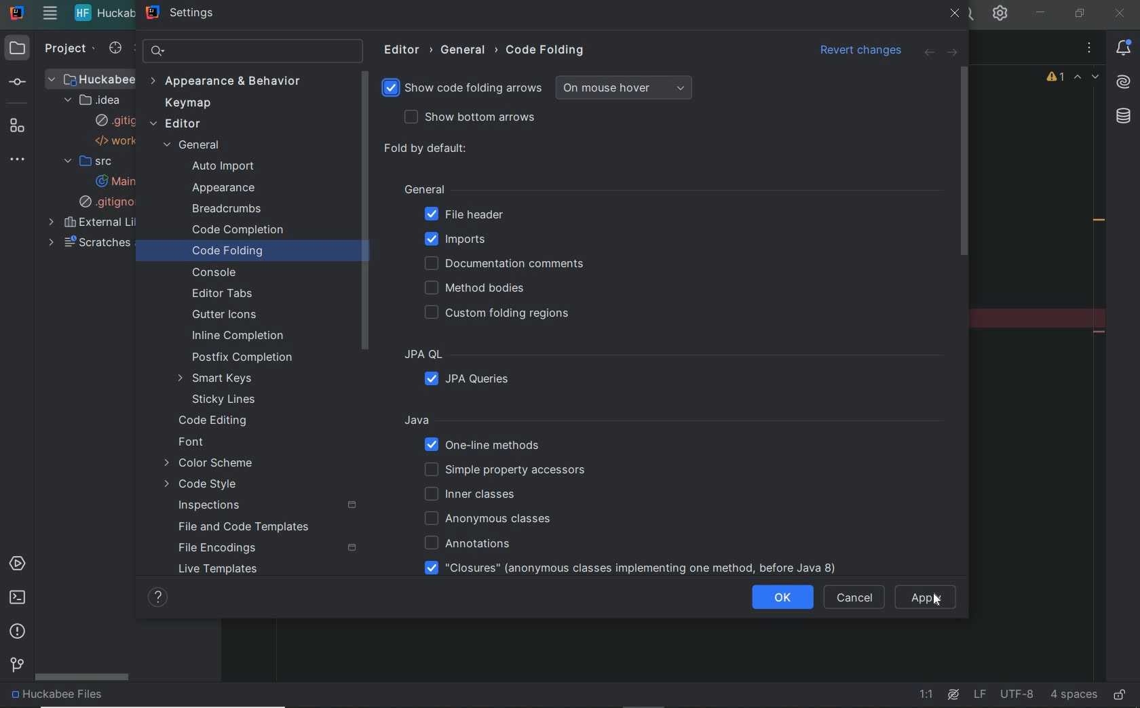 The image size is (1140, 708). I want to click on warnings, so click(1054, 79).